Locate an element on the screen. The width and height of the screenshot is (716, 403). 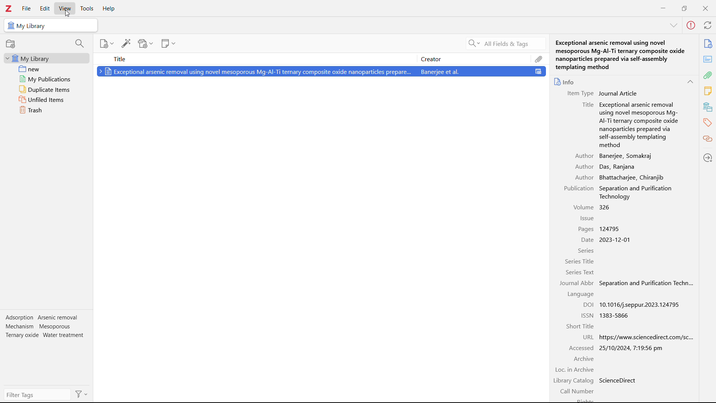
abstract is located at coordinates (708, 59).